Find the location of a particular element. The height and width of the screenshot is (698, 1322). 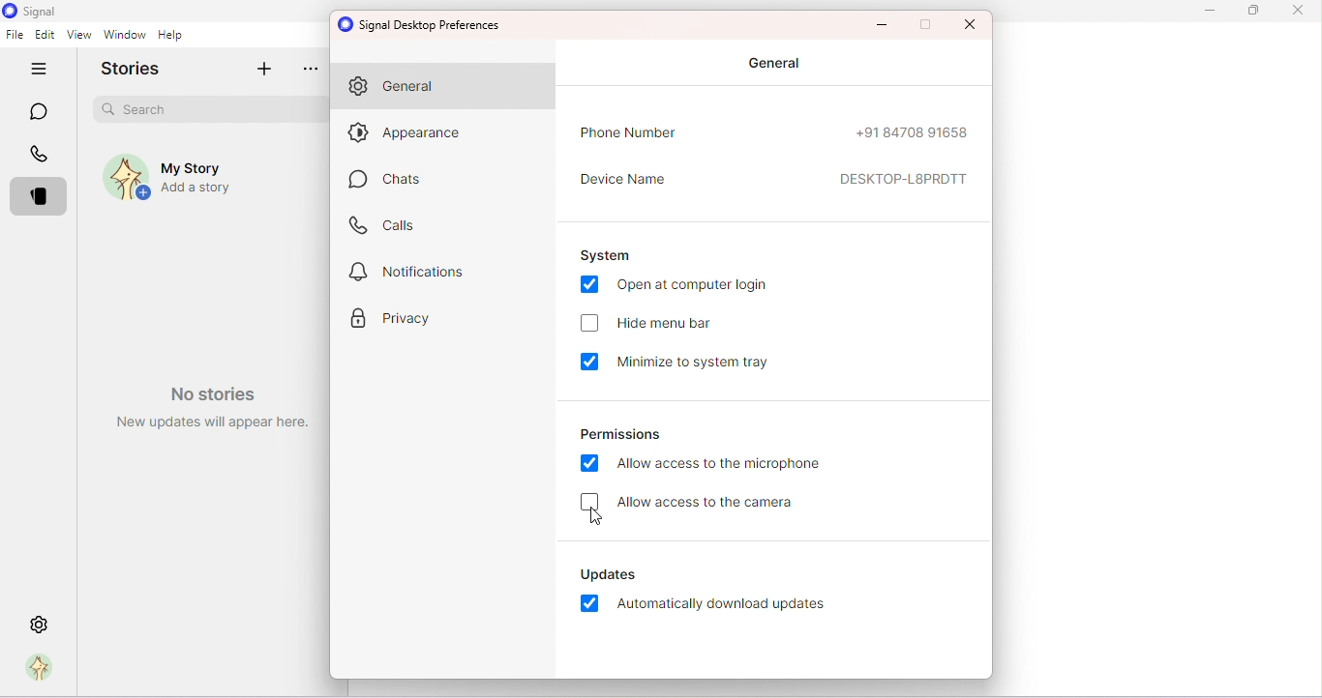

Maximize is located at coordinates (1255, 12).